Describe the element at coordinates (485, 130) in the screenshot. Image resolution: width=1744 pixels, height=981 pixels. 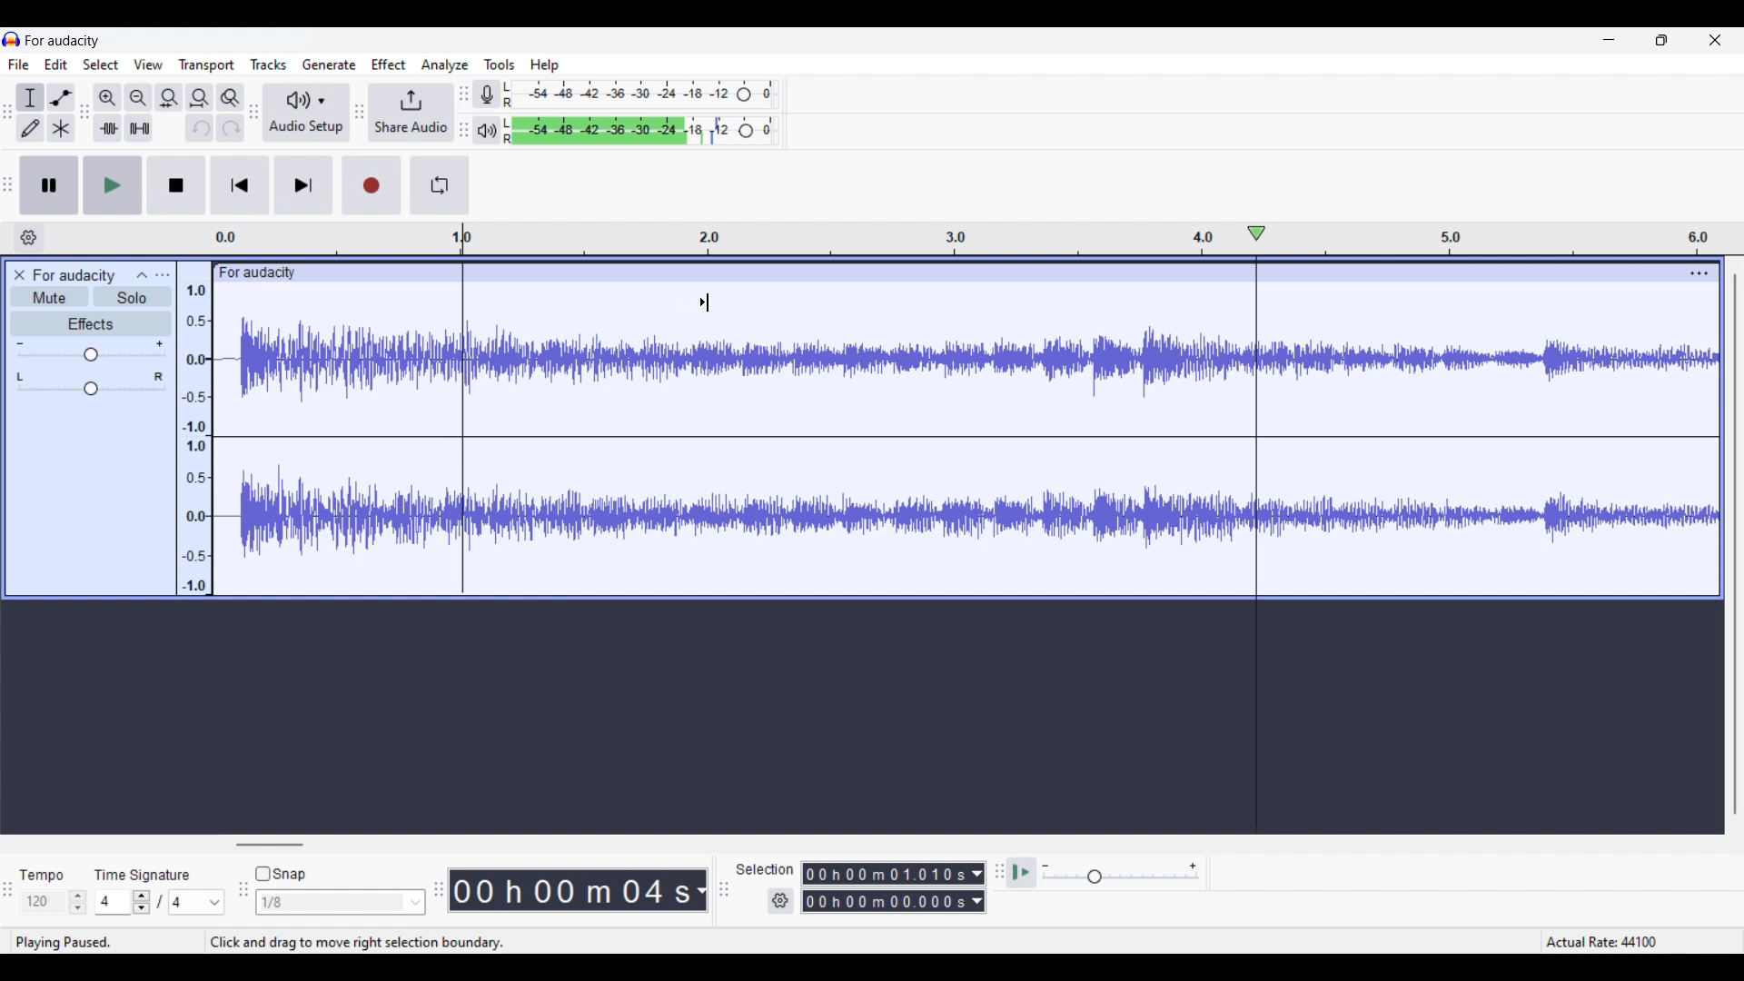
I see `Playback meter` at that location.